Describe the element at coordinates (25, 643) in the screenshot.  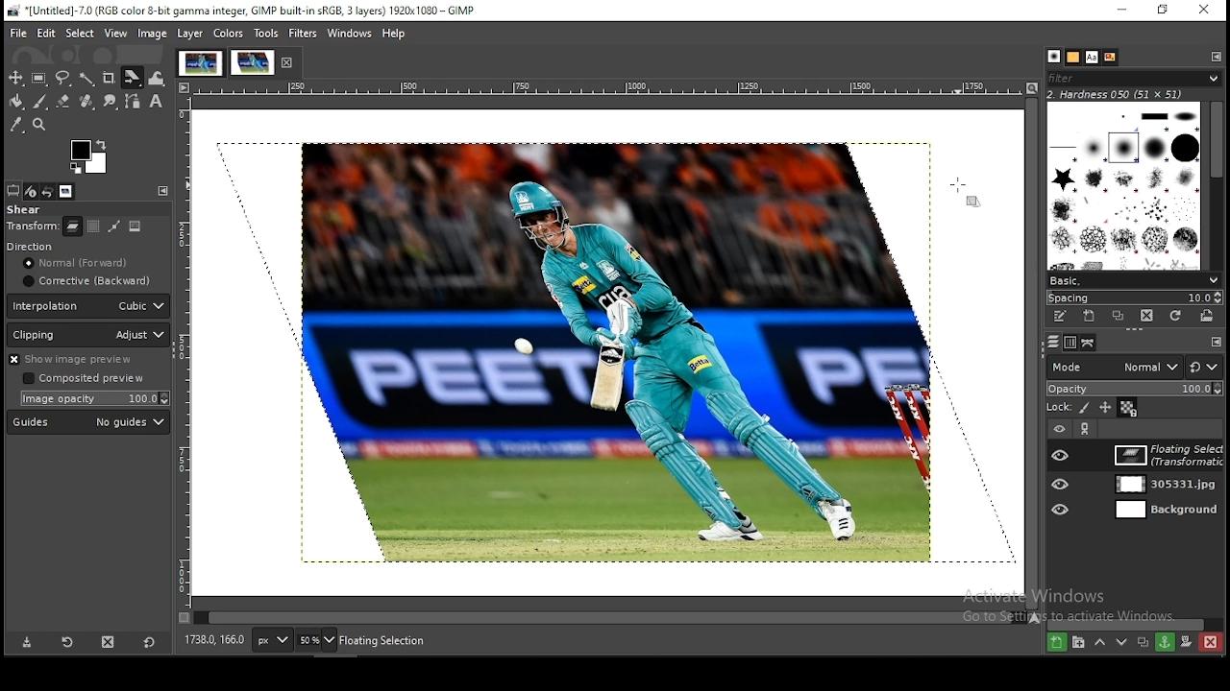
I see `save tool preset` at that location.